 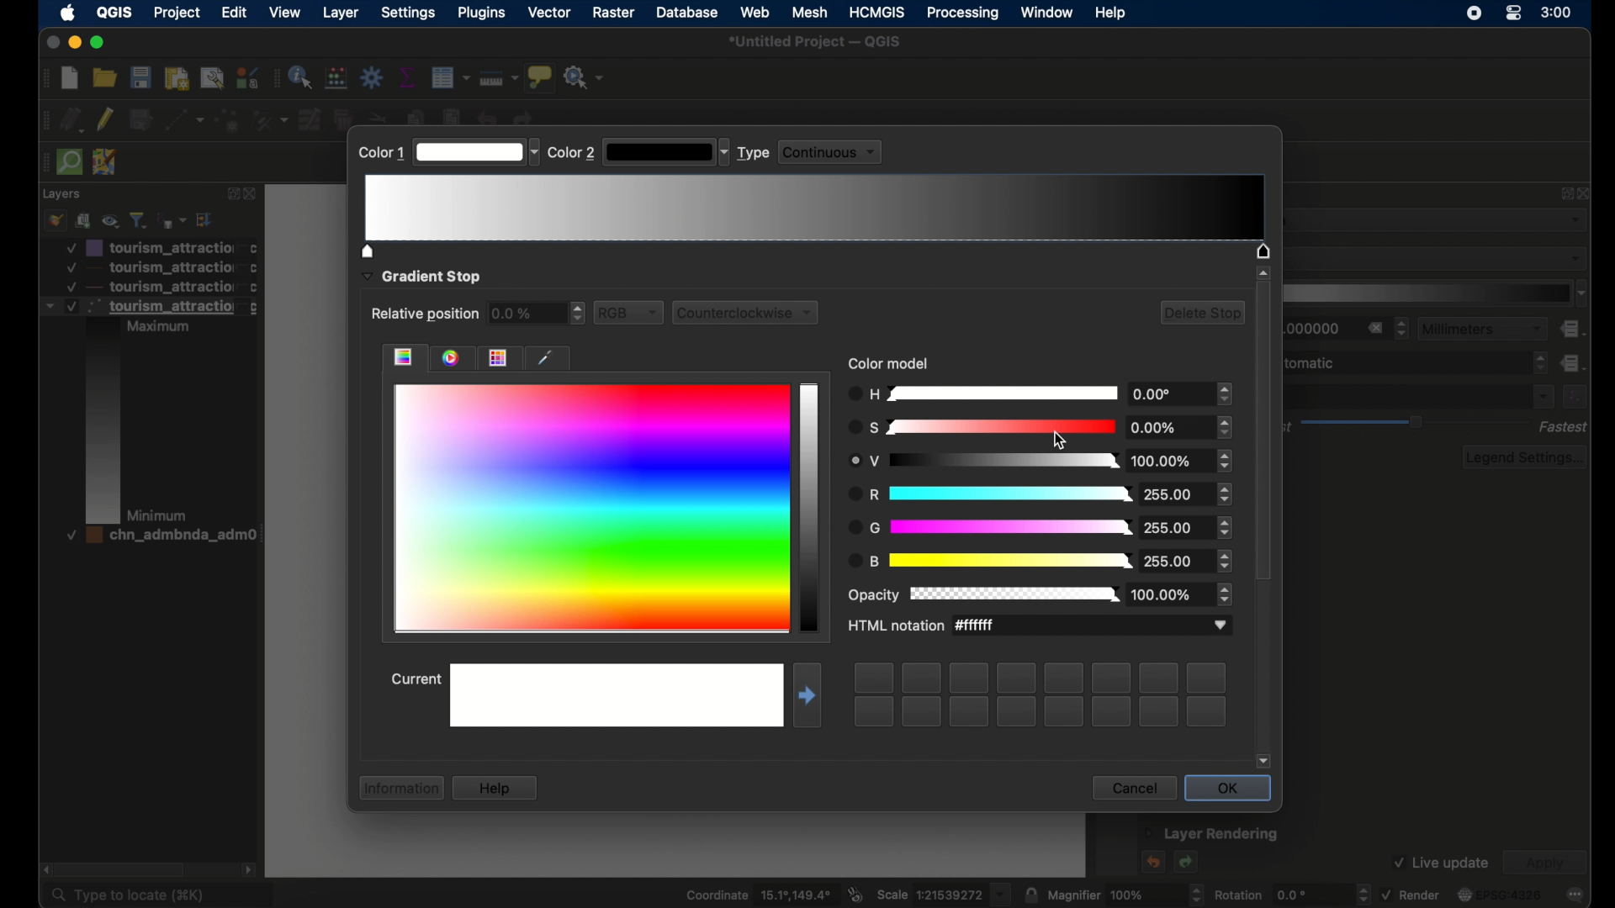 I want to click on layer 3, so click(x=149, y=411).